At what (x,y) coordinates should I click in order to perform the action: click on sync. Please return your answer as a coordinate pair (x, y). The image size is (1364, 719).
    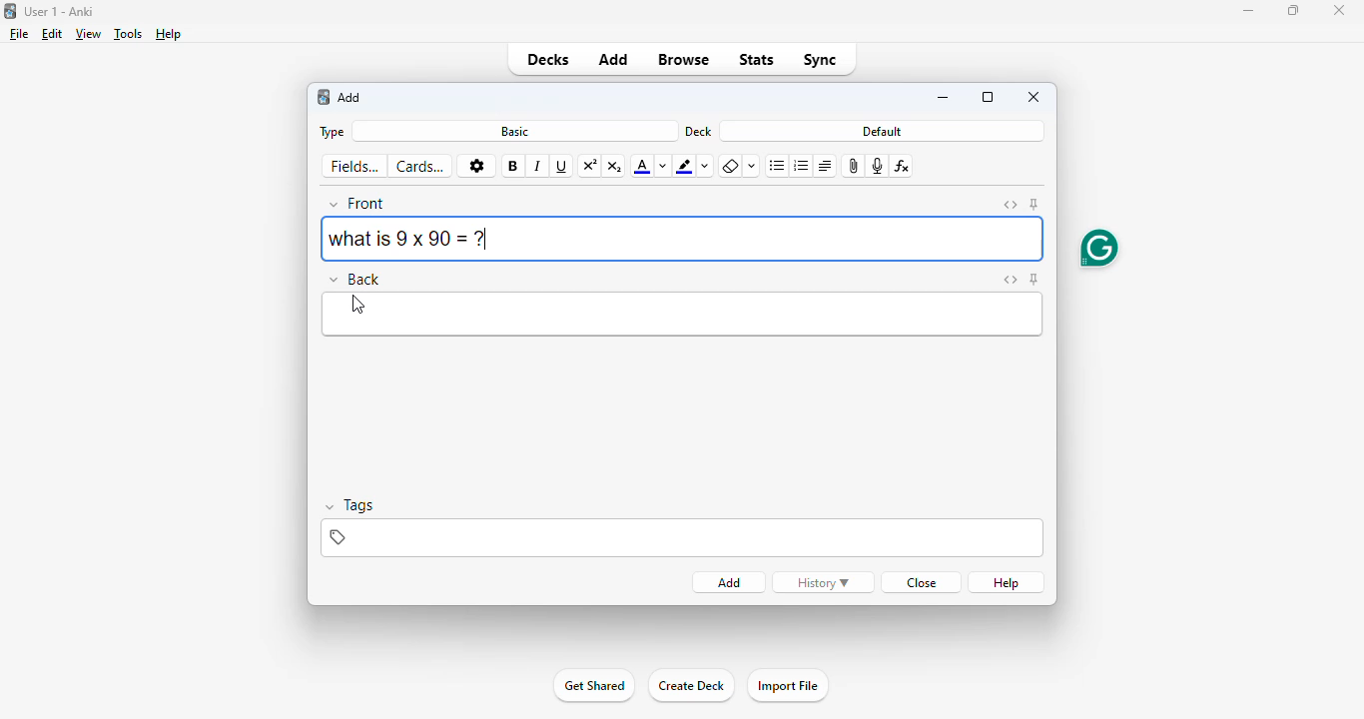
    Looking at the image, I should click on (821, 59).